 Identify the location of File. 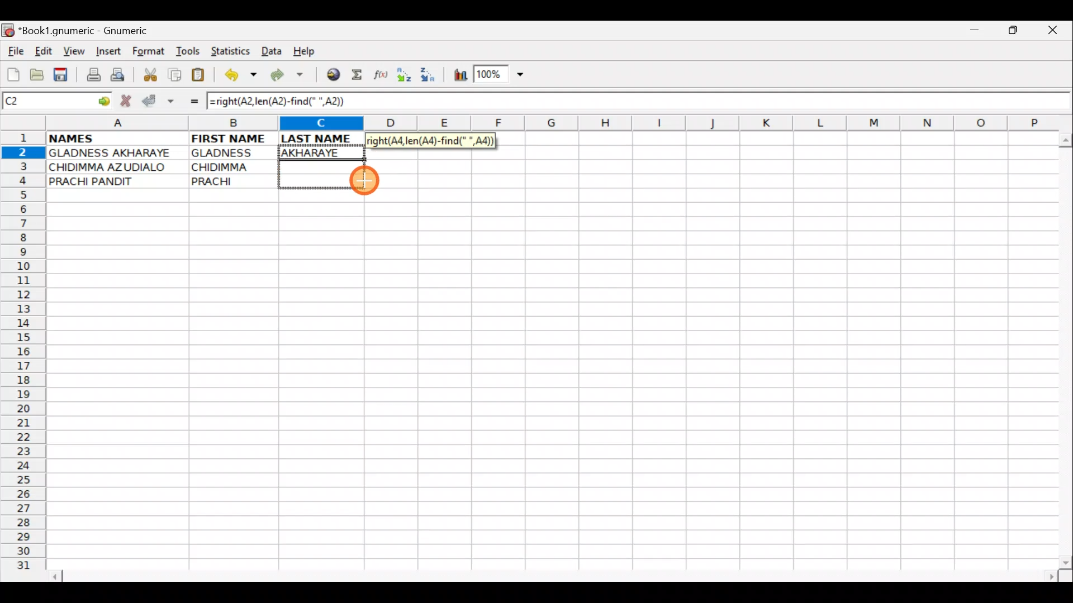
(15, 52).